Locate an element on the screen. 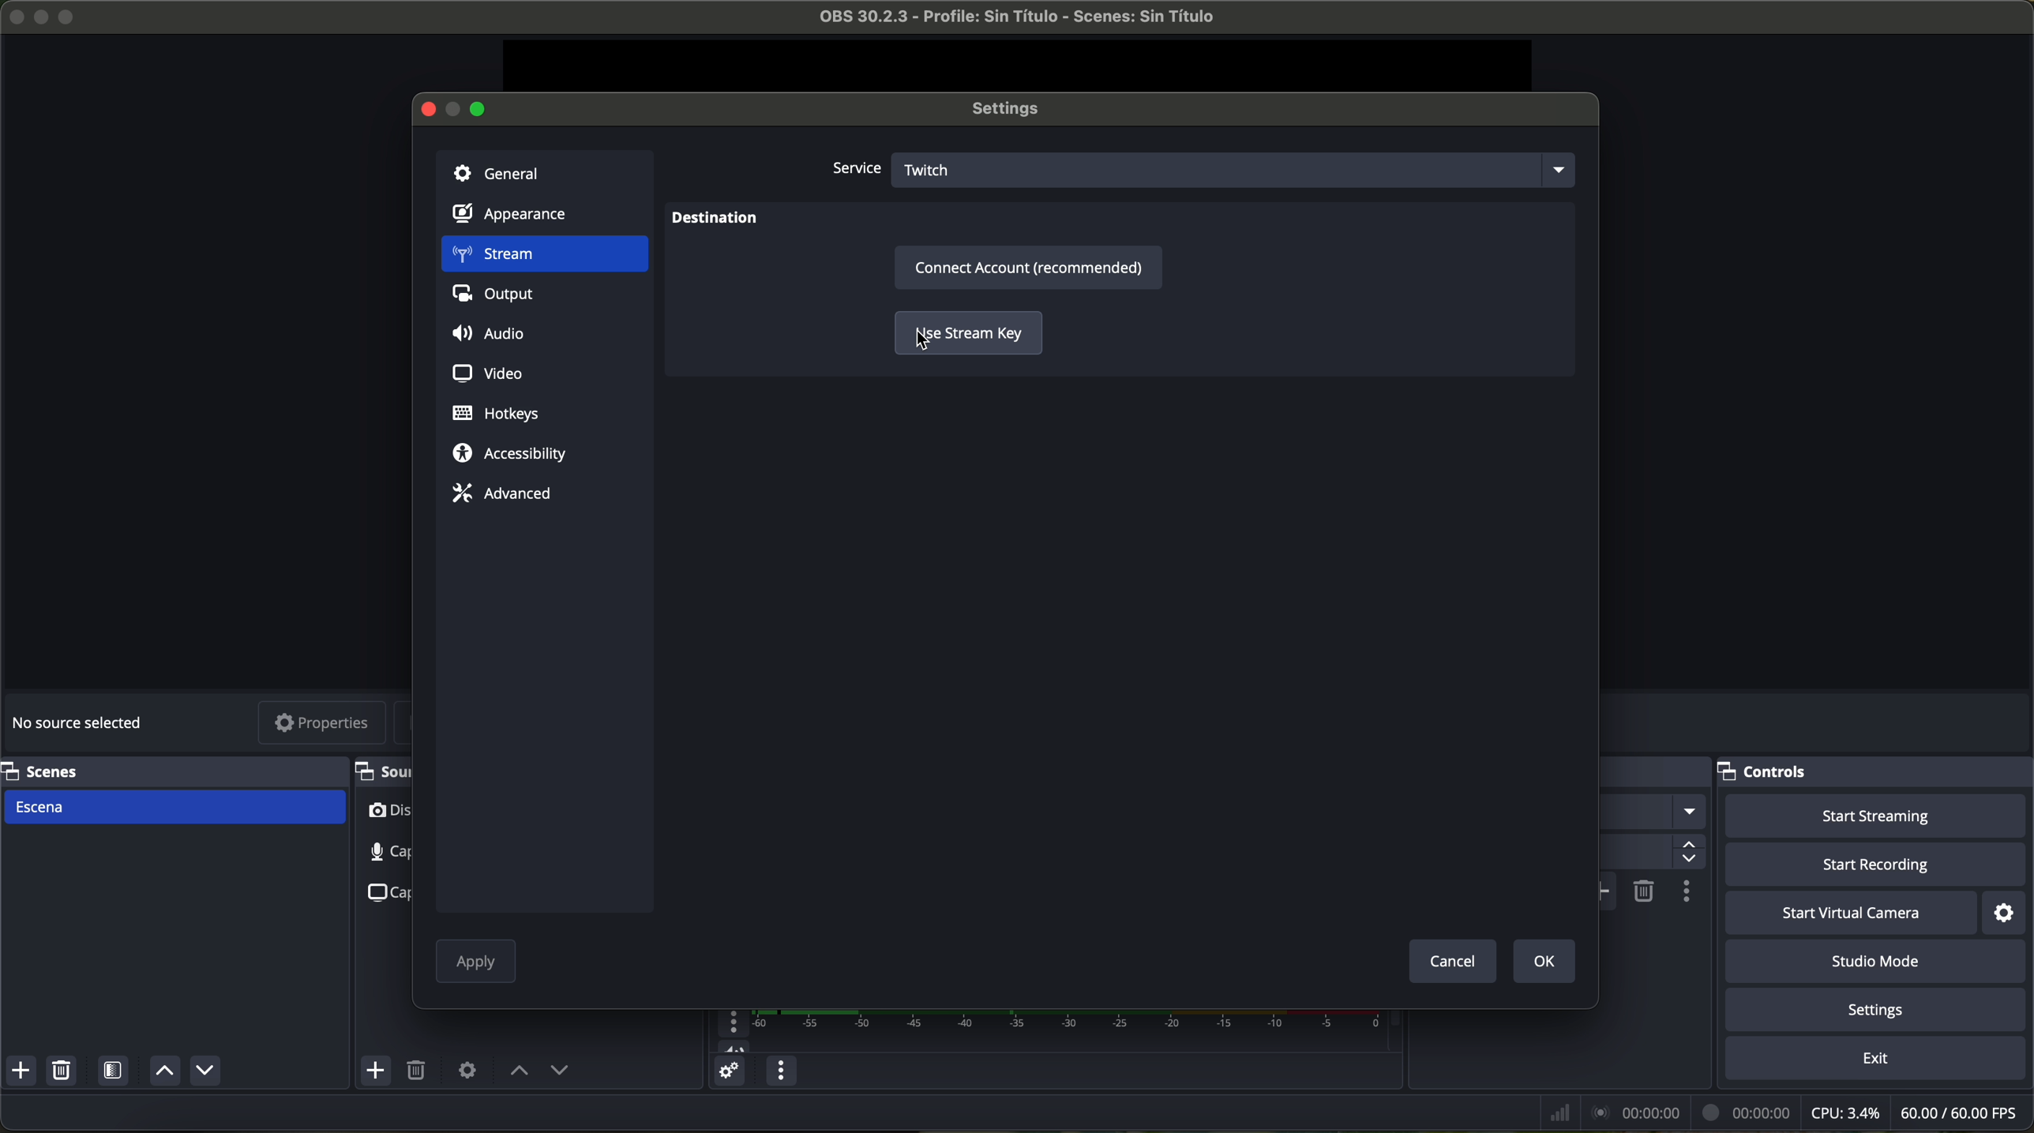  minimize OBS Studio is located at coordinates (44, 15).